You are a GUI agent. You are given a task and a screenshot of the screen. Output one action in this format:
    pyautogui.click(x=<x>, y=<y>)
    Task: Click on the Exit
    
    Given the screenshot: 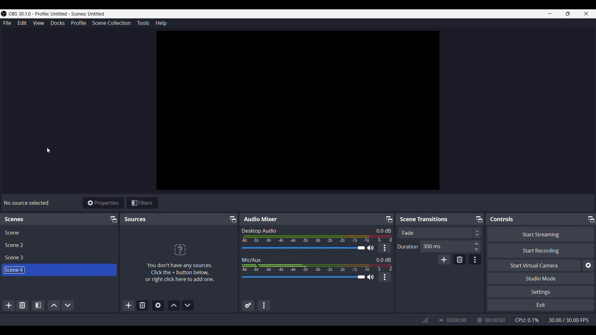 What is the action you would take?
    pyautogui.click(x=540, y=305)
    